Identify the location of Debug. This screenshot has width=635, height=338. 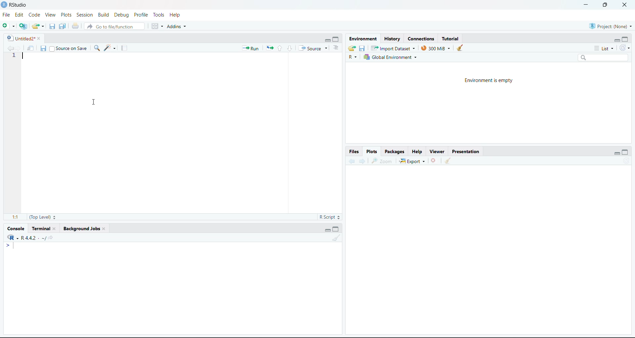
(121, 15).